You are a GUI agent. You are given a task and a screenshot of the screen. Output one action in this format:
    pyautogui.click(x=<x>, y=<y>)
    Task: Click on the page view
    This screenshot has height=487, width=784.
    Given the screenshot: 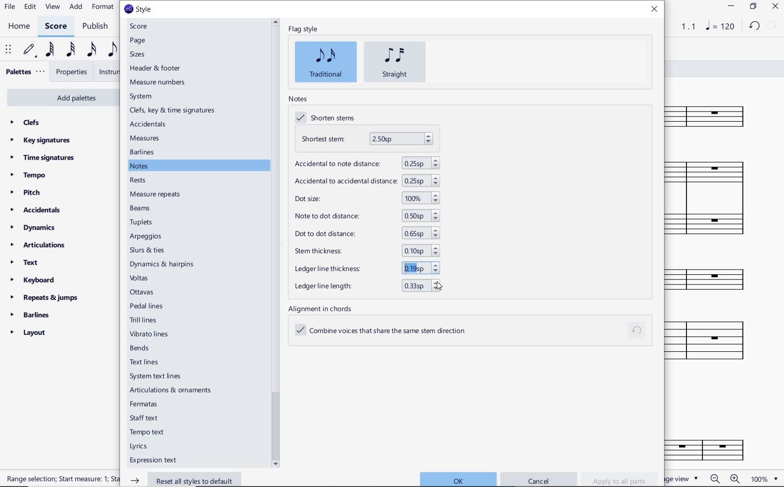 What is the action you would take?
    pyautogui.click(x=682, y=478)
    